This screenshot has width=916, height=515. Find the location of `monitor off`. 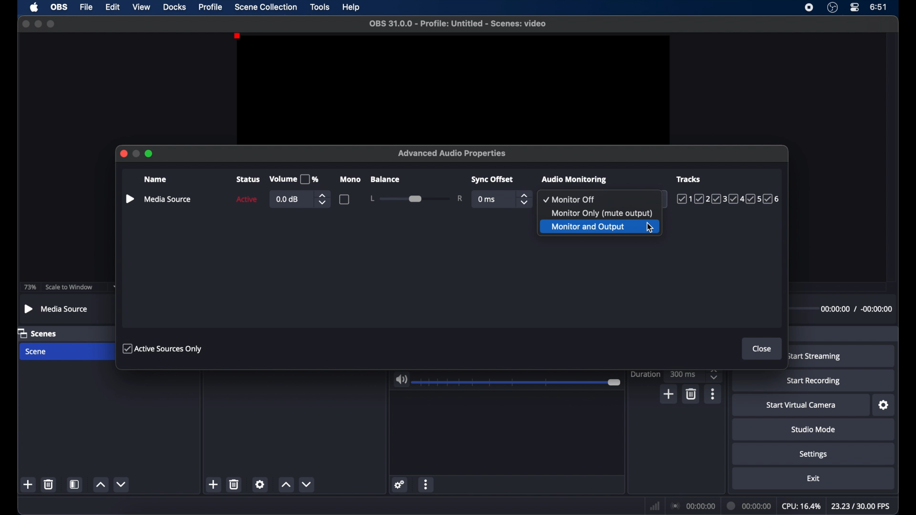

monitor off is located at coordinates (571, 200).